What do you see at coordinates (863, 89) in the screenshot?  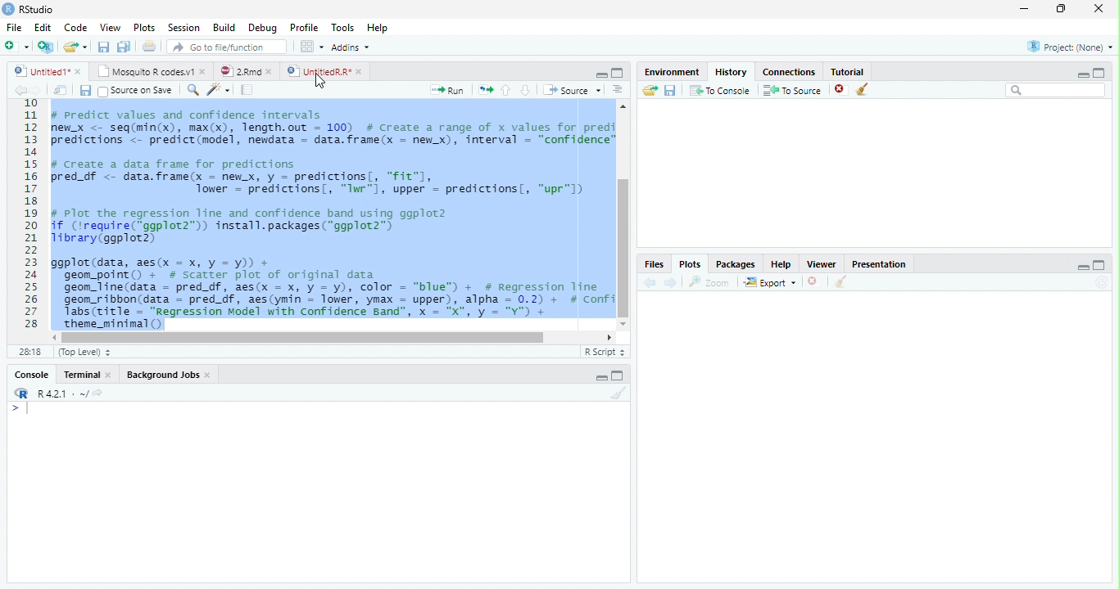 I see `Clear Console` at bounding box center [863, 89].